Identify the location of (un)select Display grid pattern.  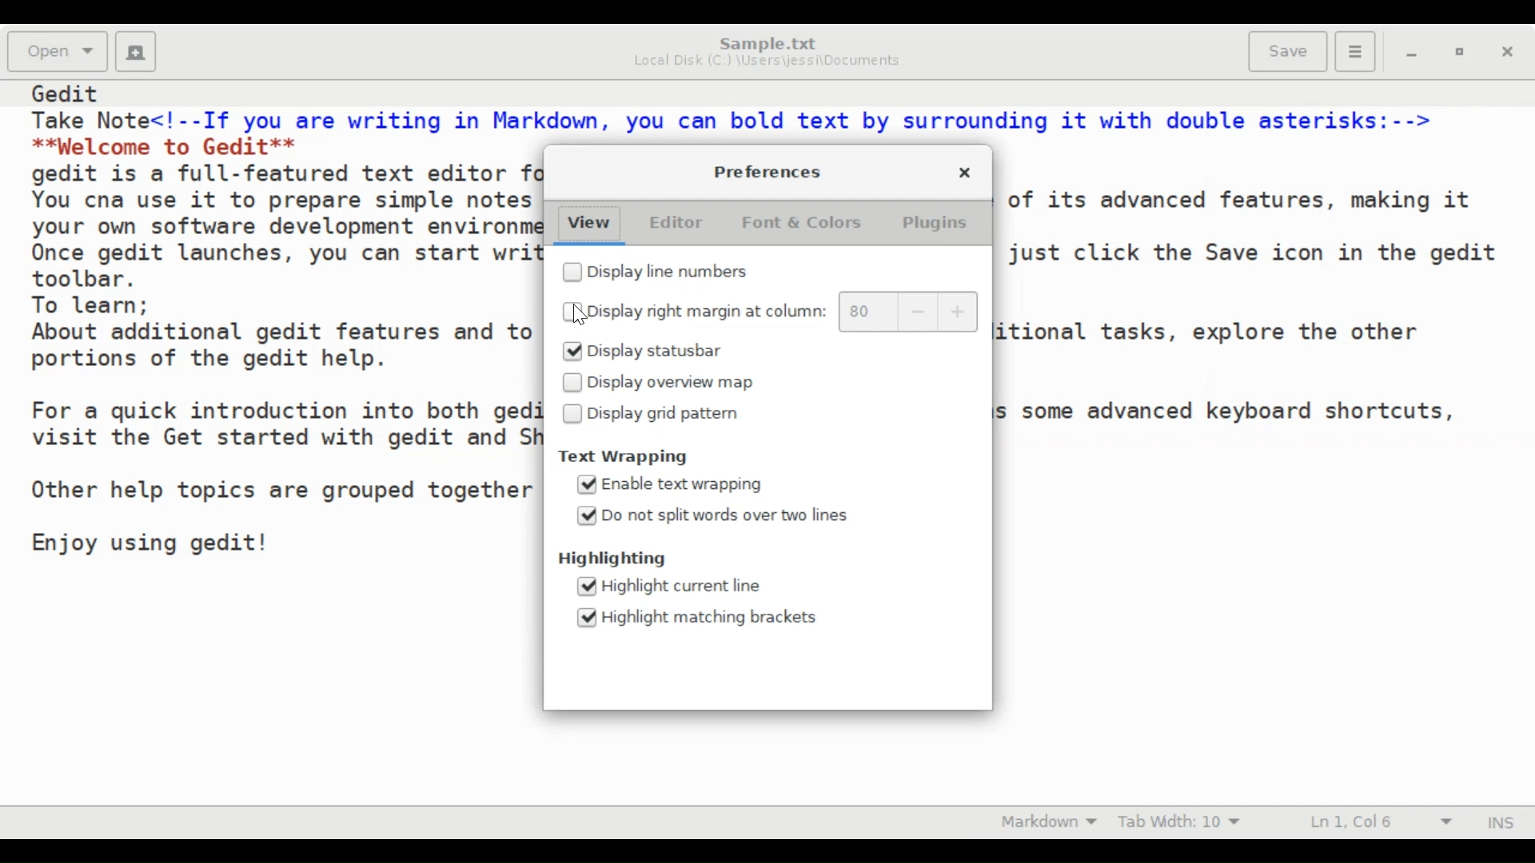
(652, 414).